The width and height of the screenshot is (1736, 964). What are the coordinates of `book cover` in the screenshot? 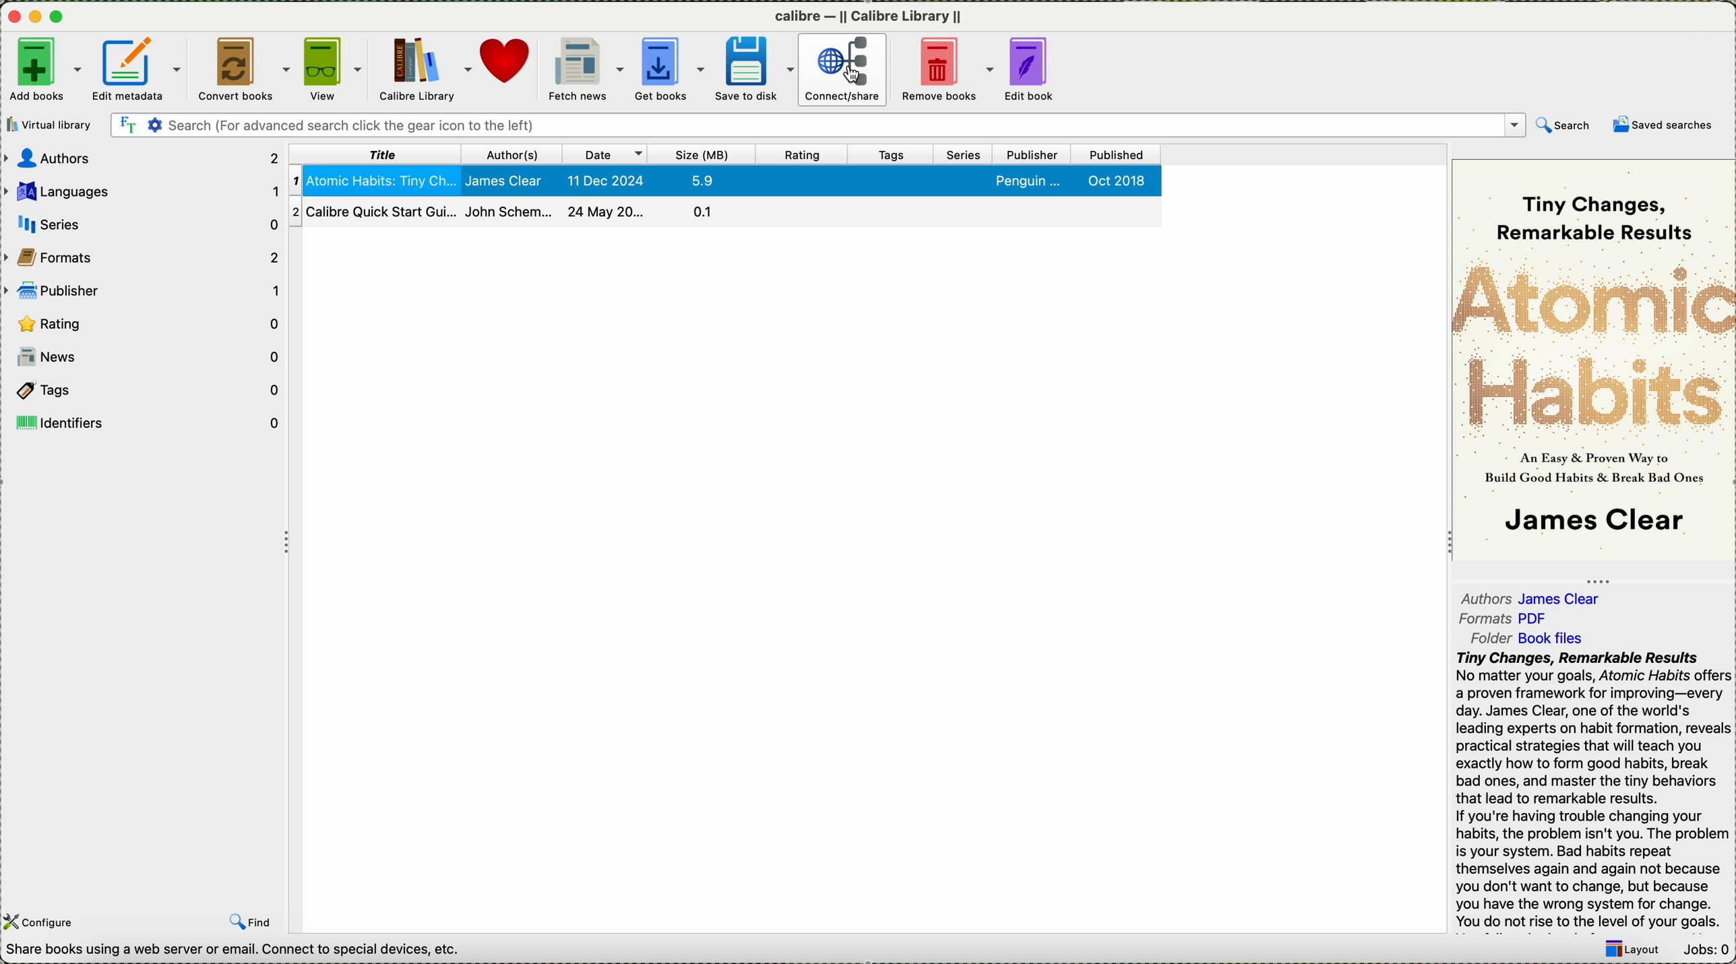 It's located at (1595, 362).